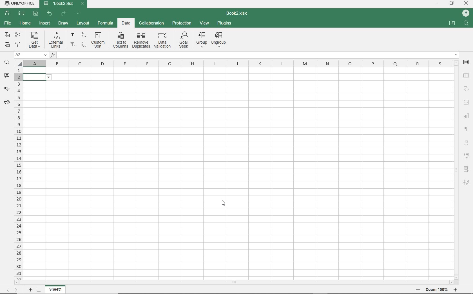 This screenshot has width=473, height=294. I want to click on ZOOM OUT OR ZOOM IN, so click(435, 290).